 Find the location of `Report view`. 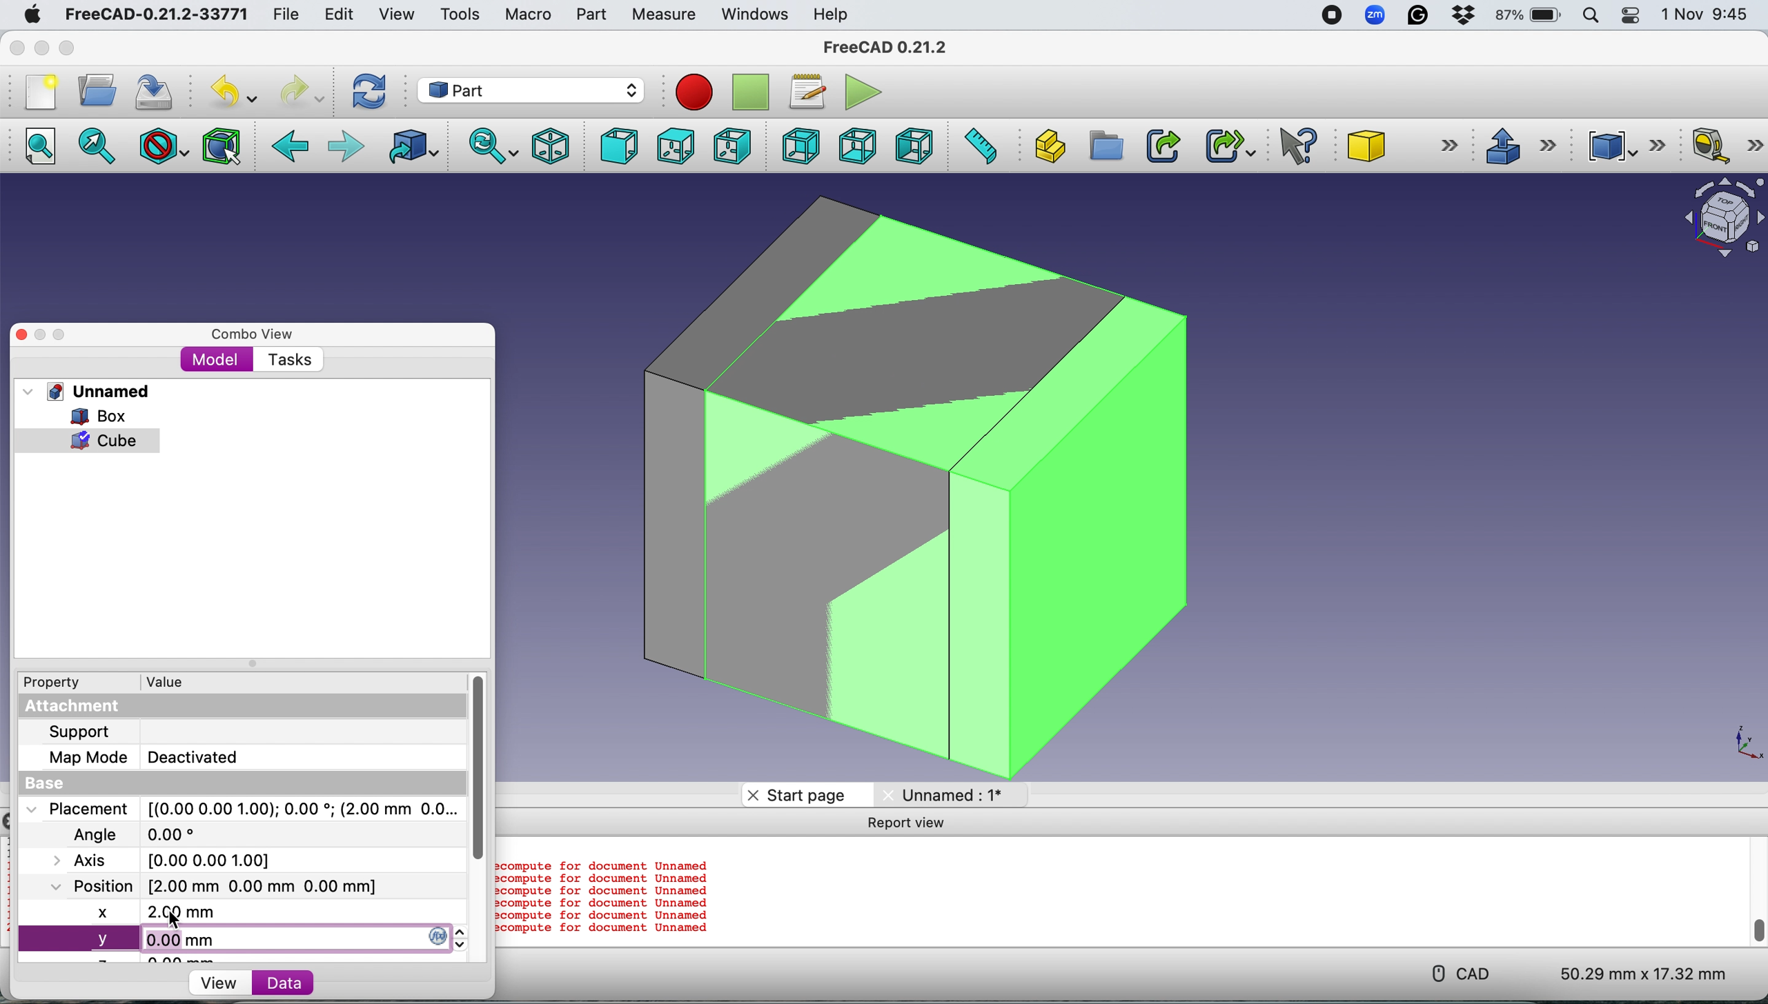

Report view is located at coordinates (908, 823).